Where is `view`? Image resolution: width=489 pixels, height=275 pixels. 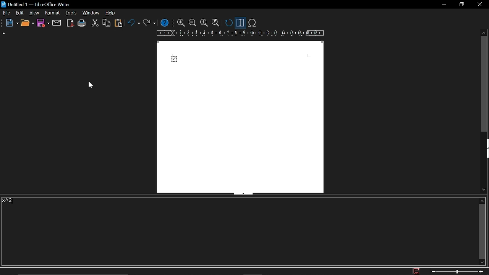 view is located at coordinates (34, 14).